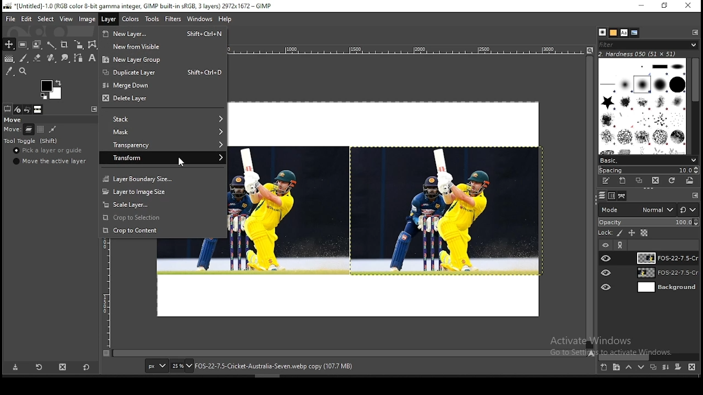 This screenshot has width=703, height=395. I want to click on lock pixels, so click(621, 234).